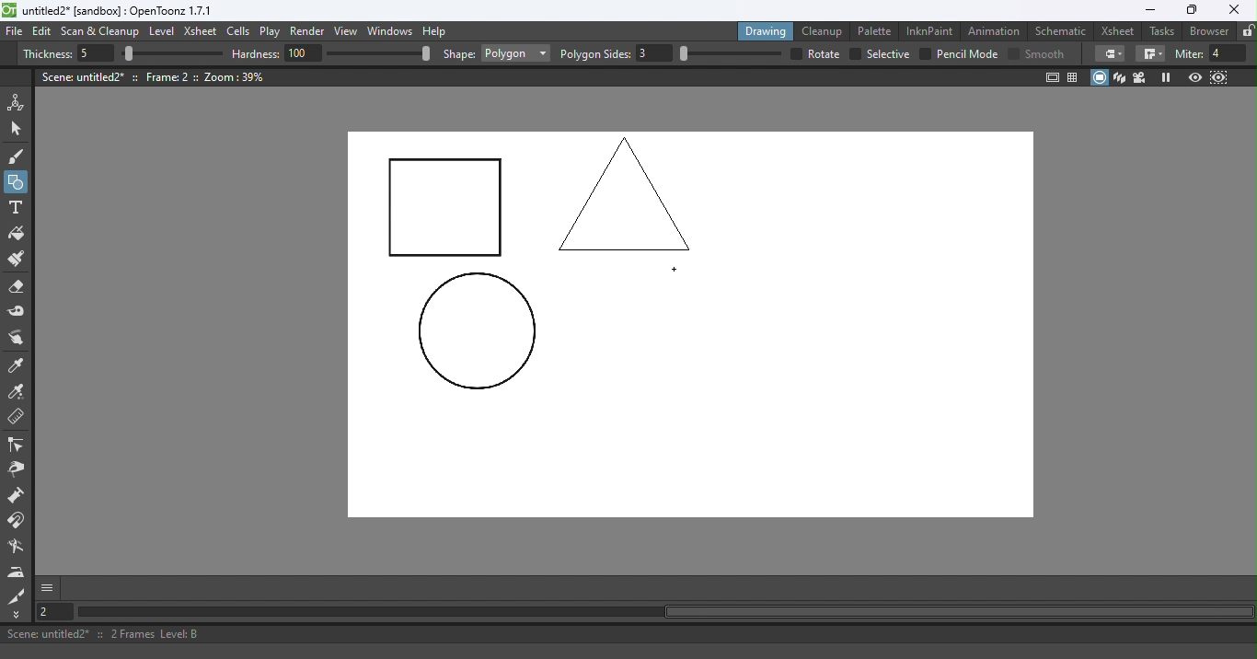 Image resolution: width=1257 pixels, height=659 pixels. Describe the element at coordinates (273, 32) in the screenshot. I see `Play` at that location.